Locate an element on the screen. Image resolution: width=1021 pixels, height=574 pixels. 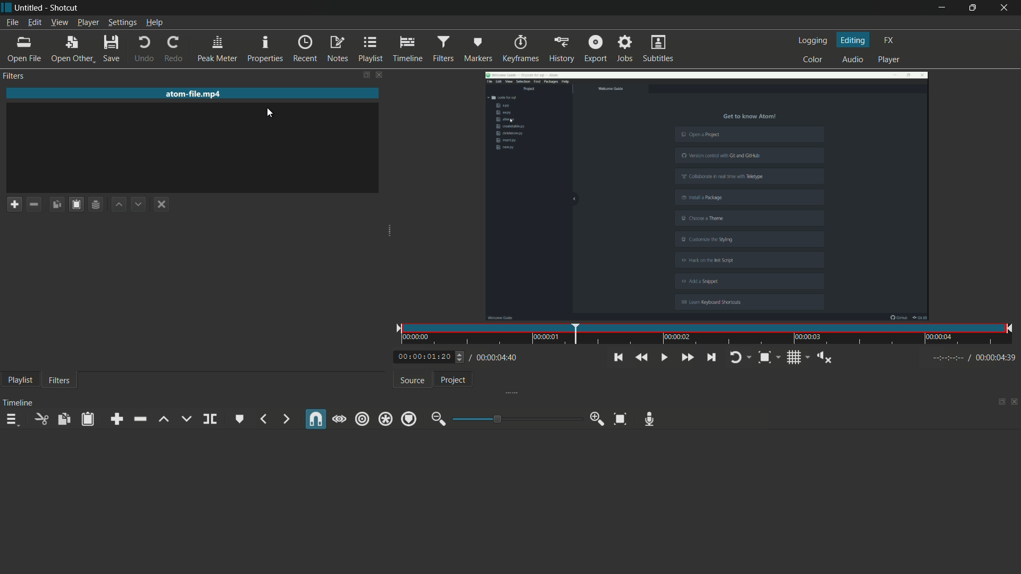
redo is located at coordinates (175, 49).